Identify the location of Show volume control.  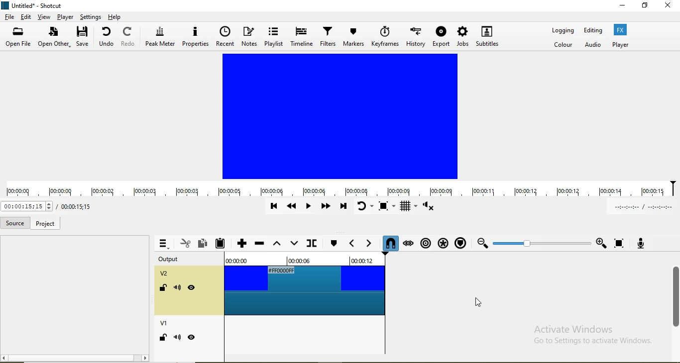
(430, 208).